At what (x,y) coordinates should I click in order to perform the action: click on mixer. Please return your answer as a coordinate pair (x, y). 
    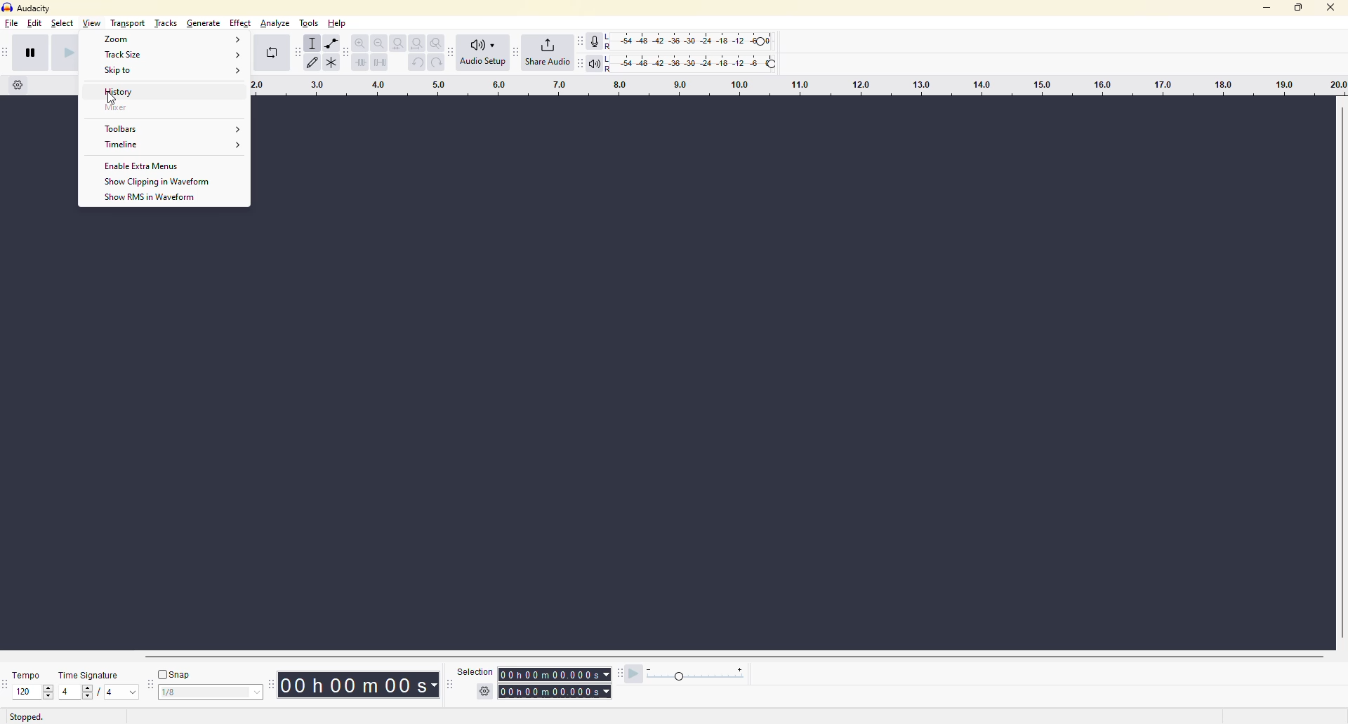
    Looking at the image, I should click on (151, 109).